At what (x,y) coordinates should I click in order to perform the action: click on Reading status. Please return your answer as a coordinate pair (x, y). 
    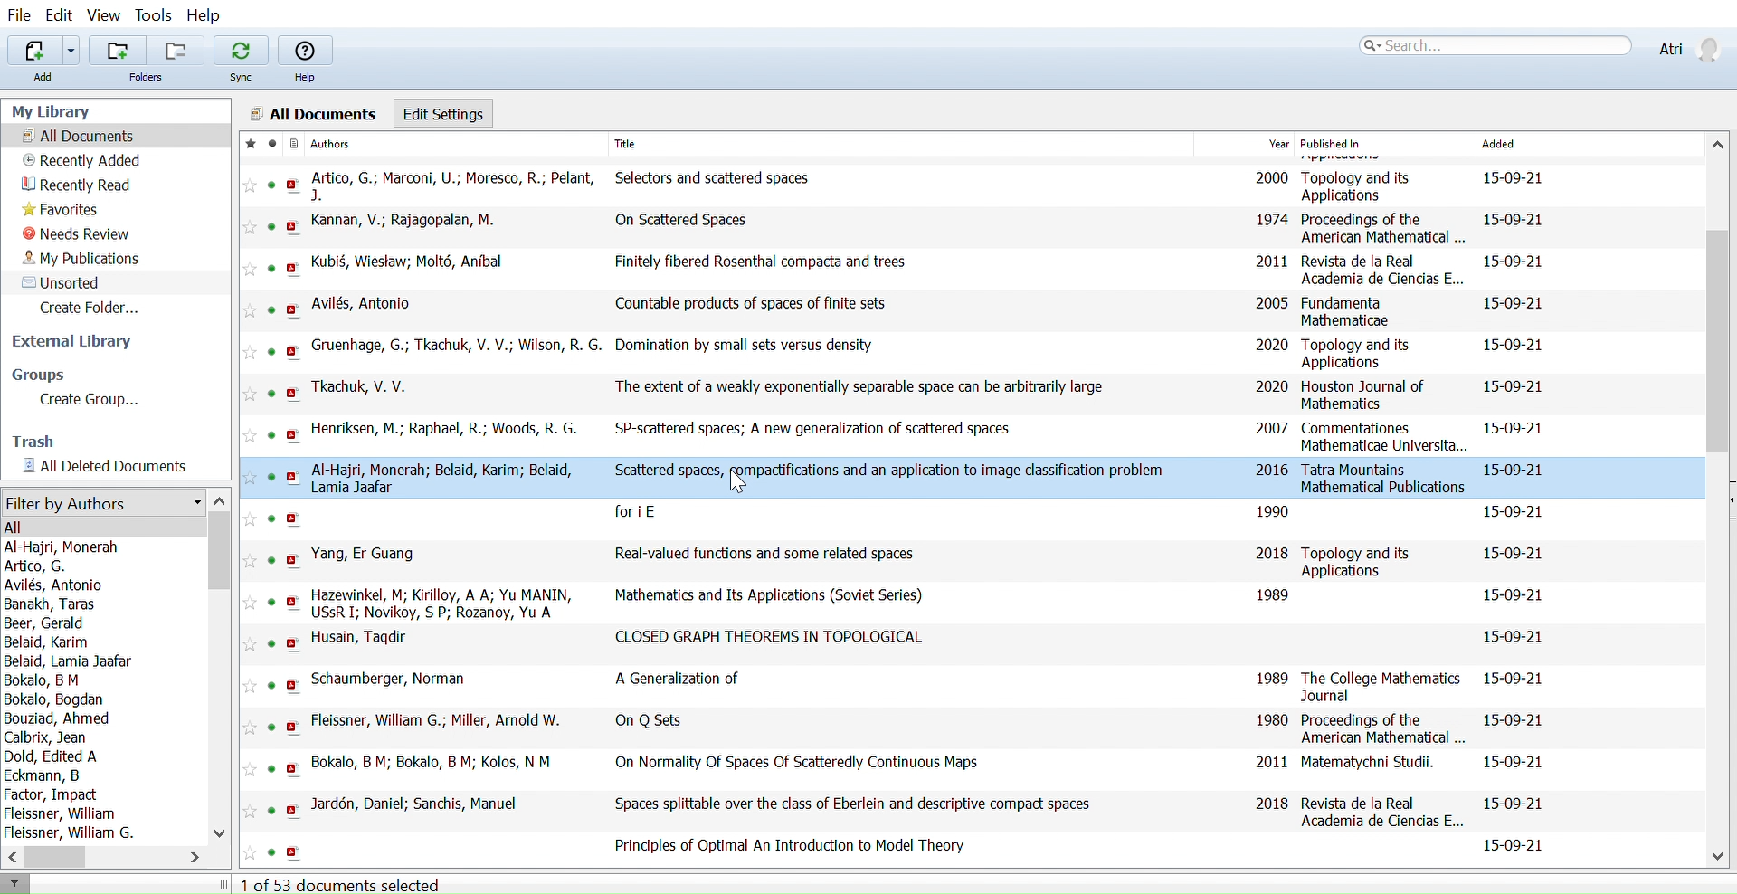
    Looking at the image, I should click on (273, 519).